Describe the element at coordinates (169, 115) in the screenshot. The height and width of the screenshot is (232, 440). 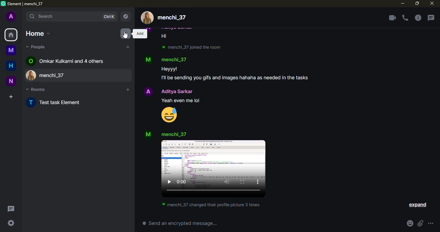
I see `Emoji` at that location.